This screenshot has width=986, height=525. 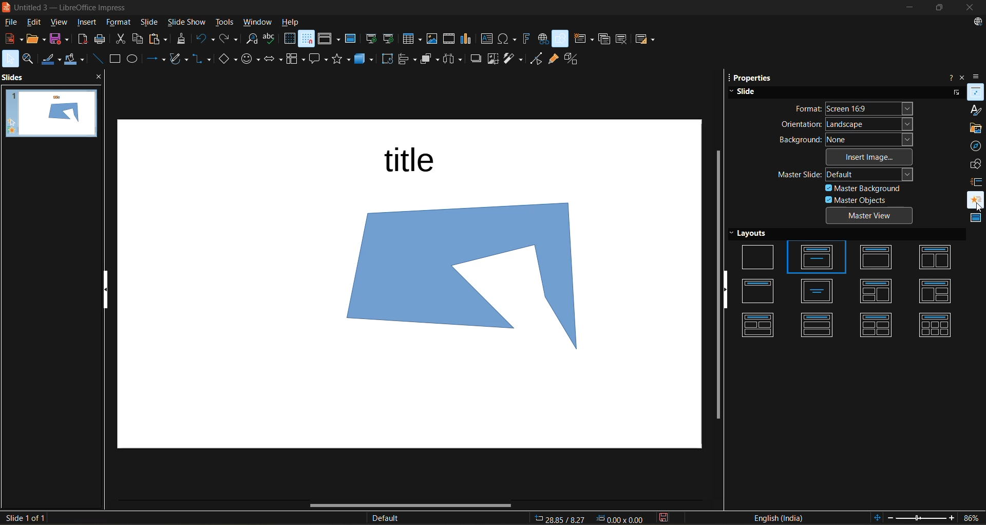 What do you see at coordinates (366, 60) in the screenshot?
I see `3d objects` at bounding box center [366, 60].